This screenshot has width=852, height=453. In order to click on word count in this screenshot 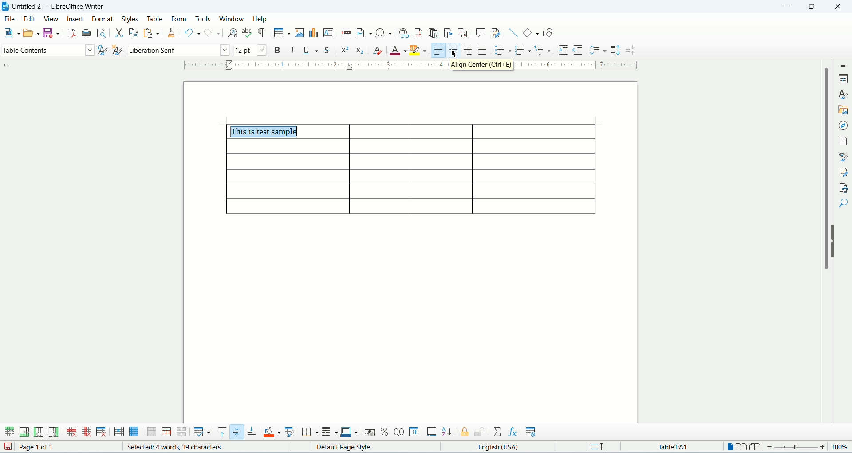, I will do `click(174, 447)`.